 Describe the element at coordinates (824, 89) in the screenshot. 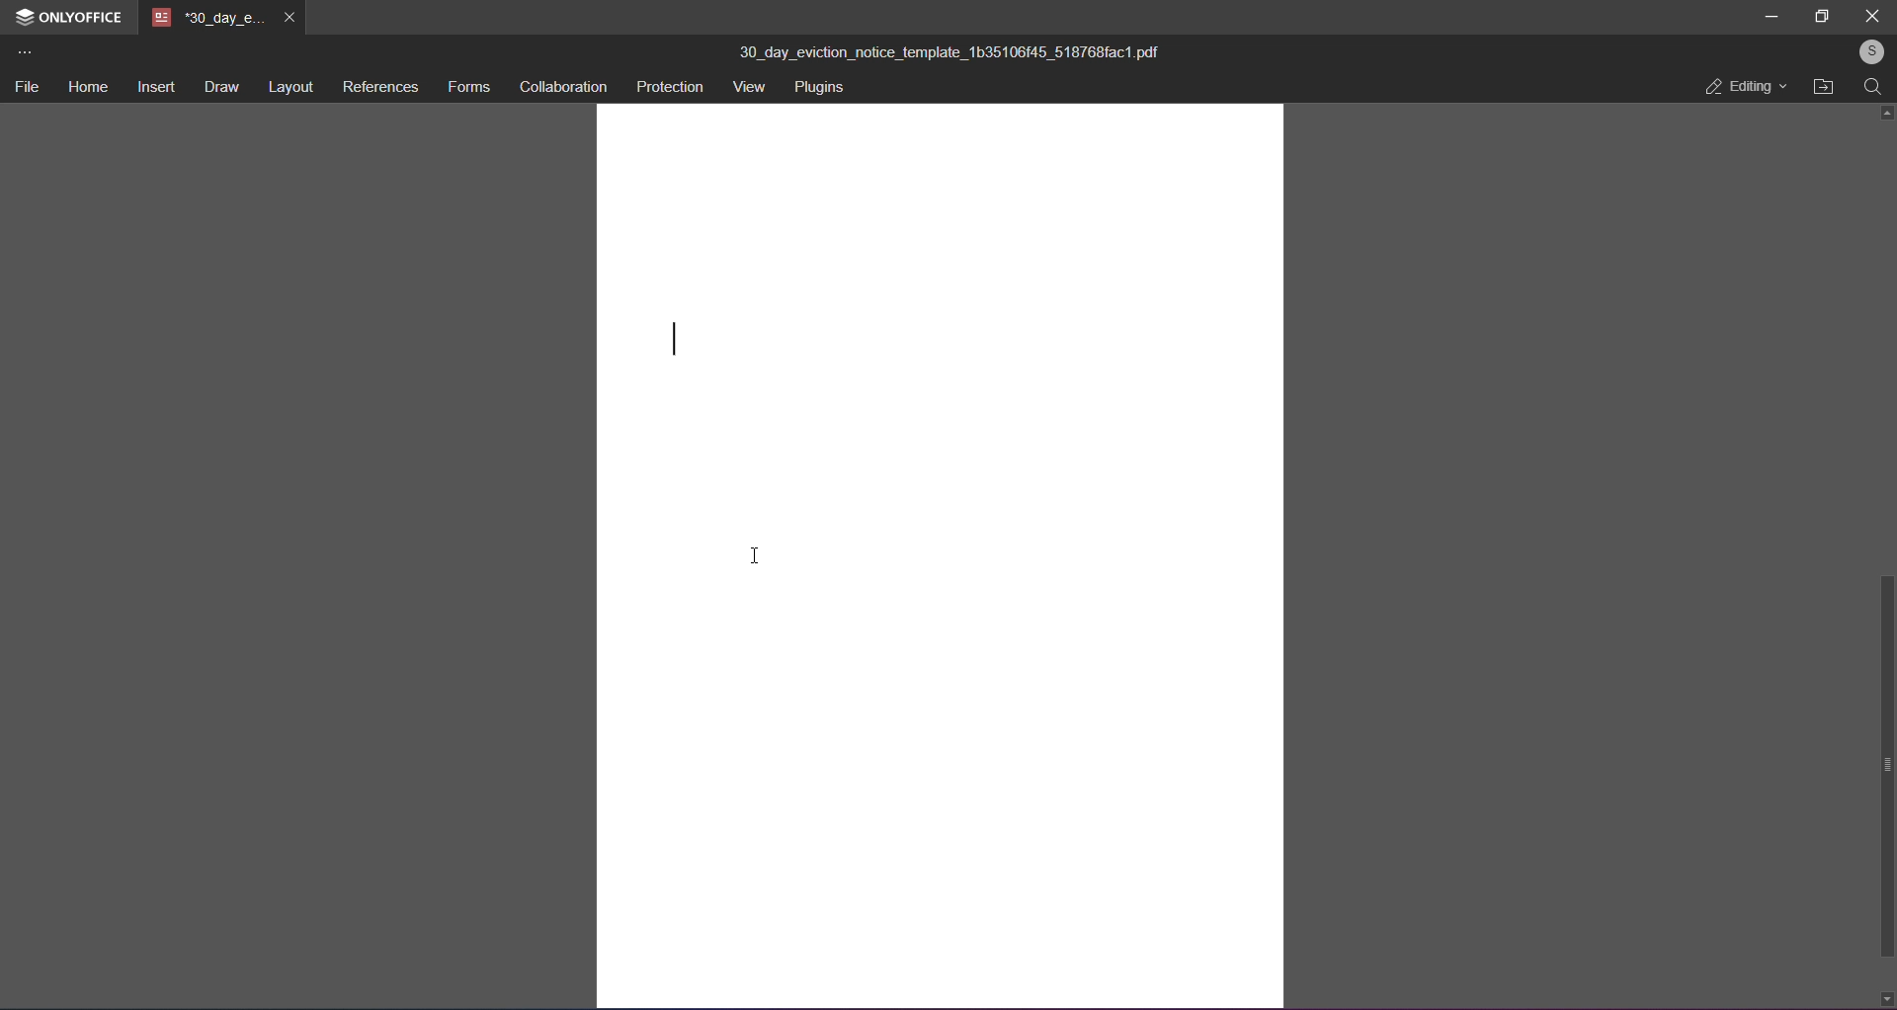

I see `plugins` at that location.